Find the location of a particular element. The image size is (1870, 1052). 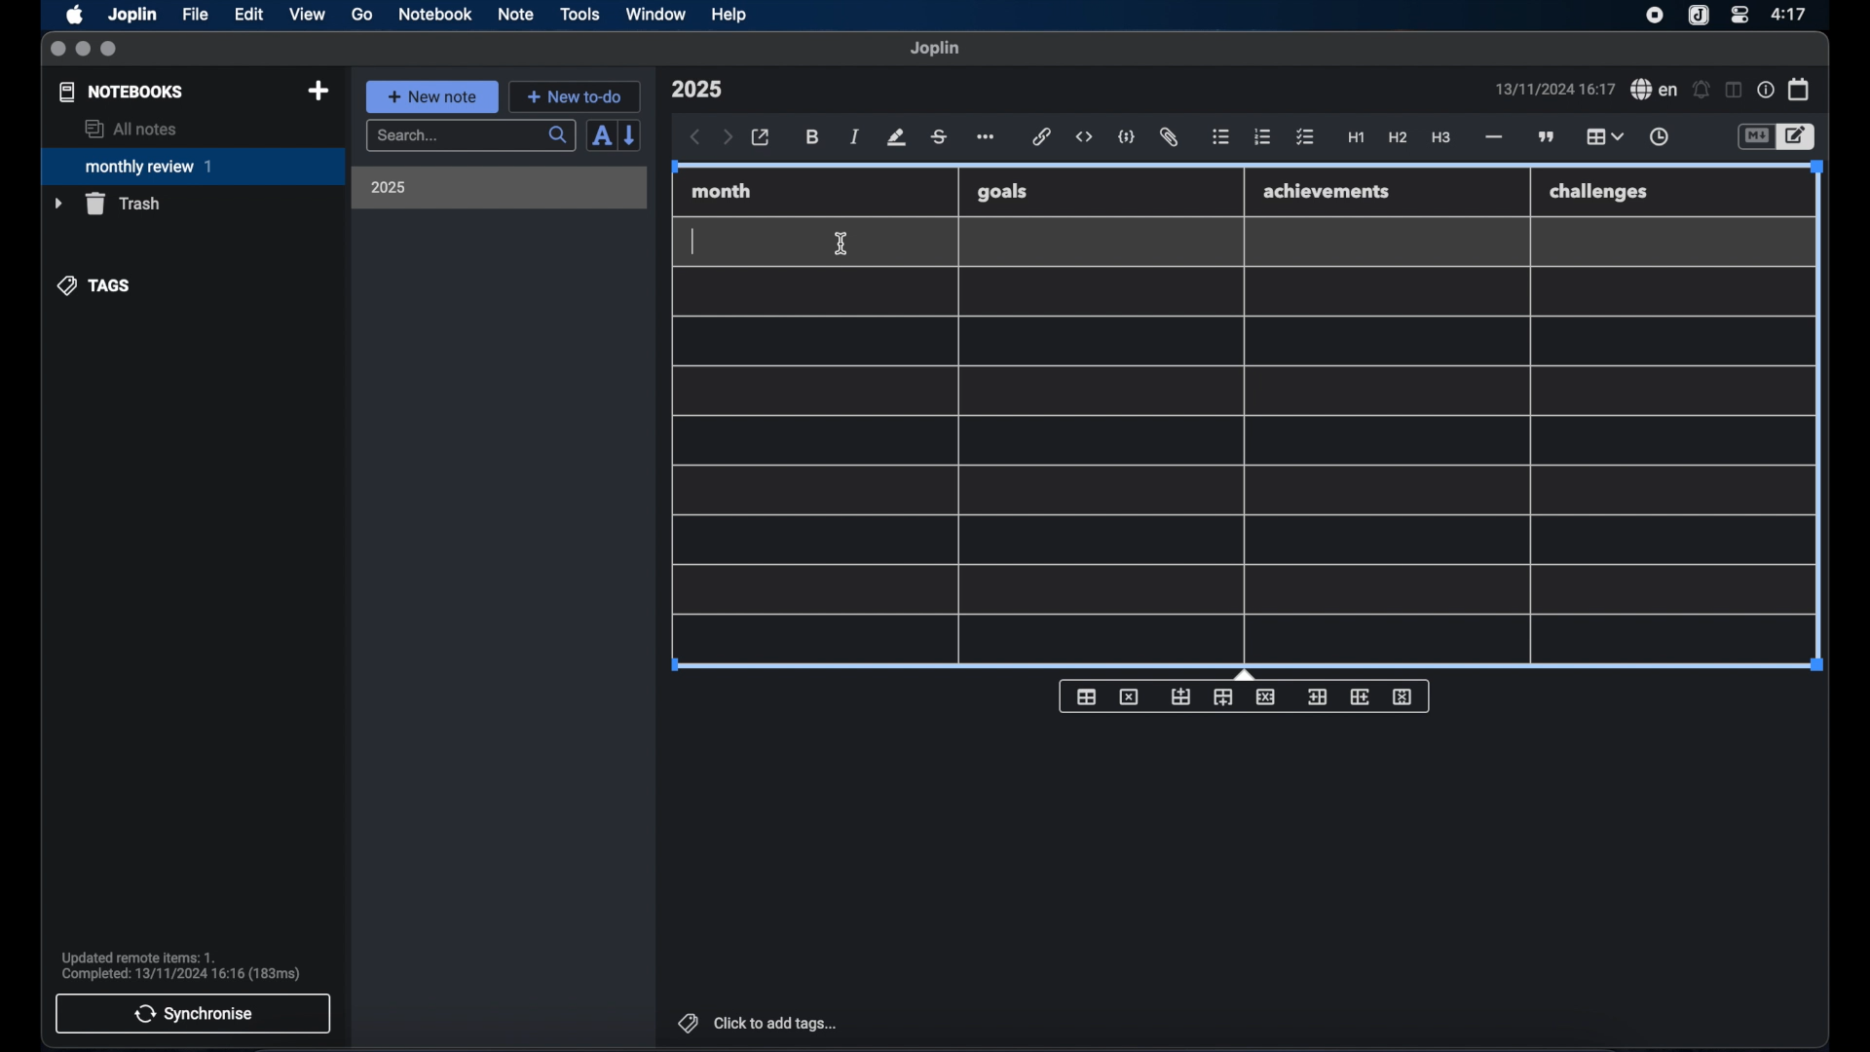

delete table is located at coordinates (1129, 697).